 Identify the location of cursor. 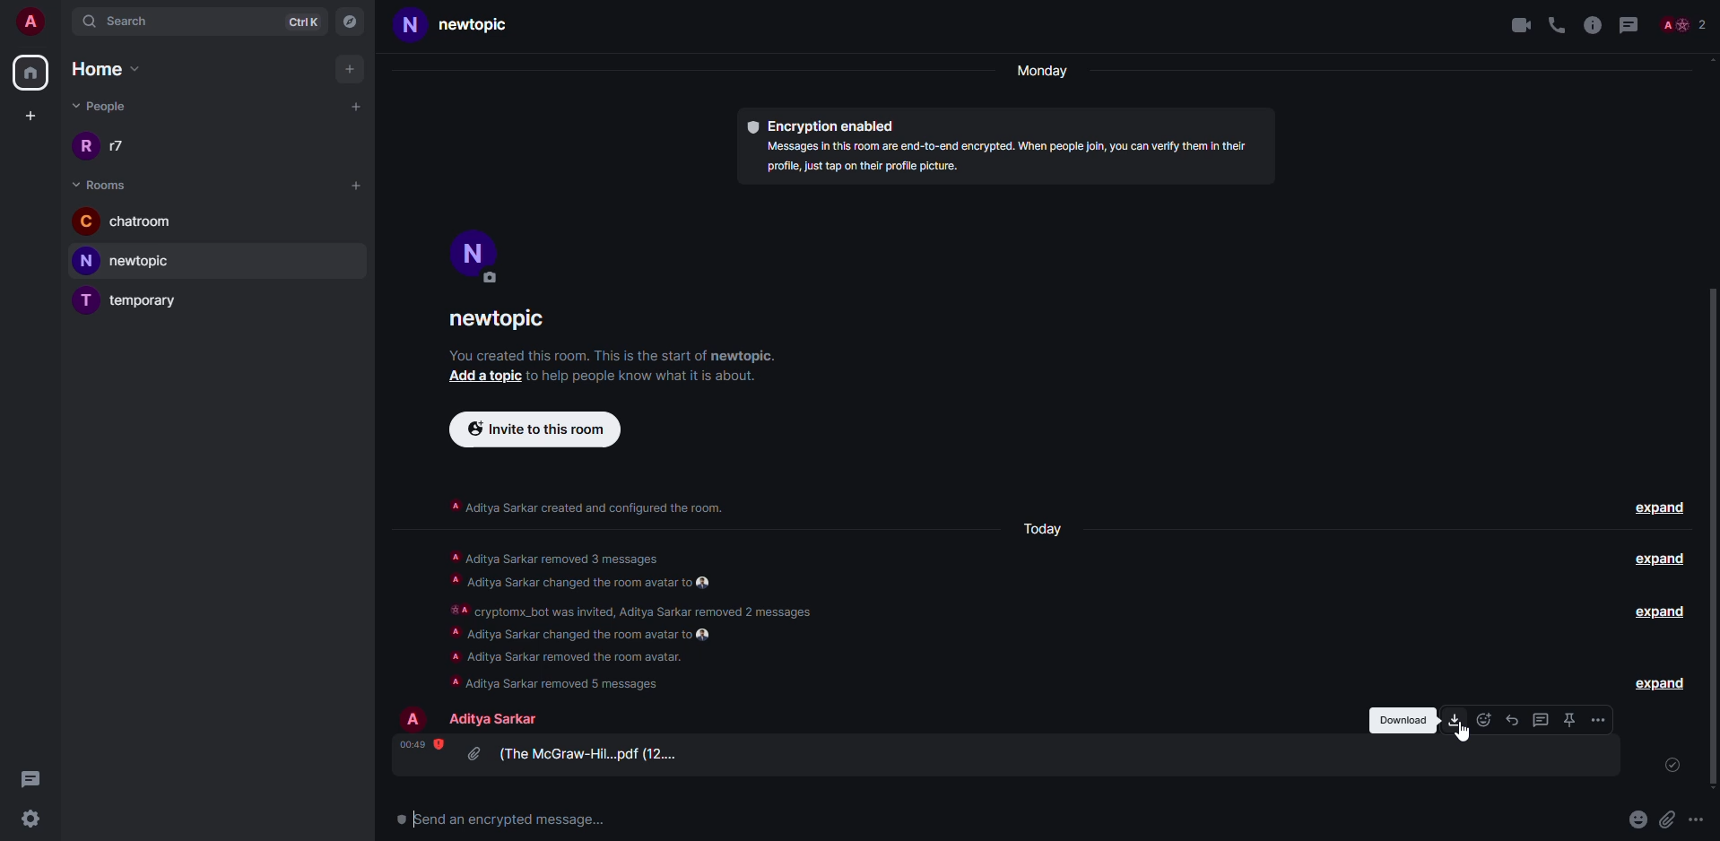
(1464, 739).